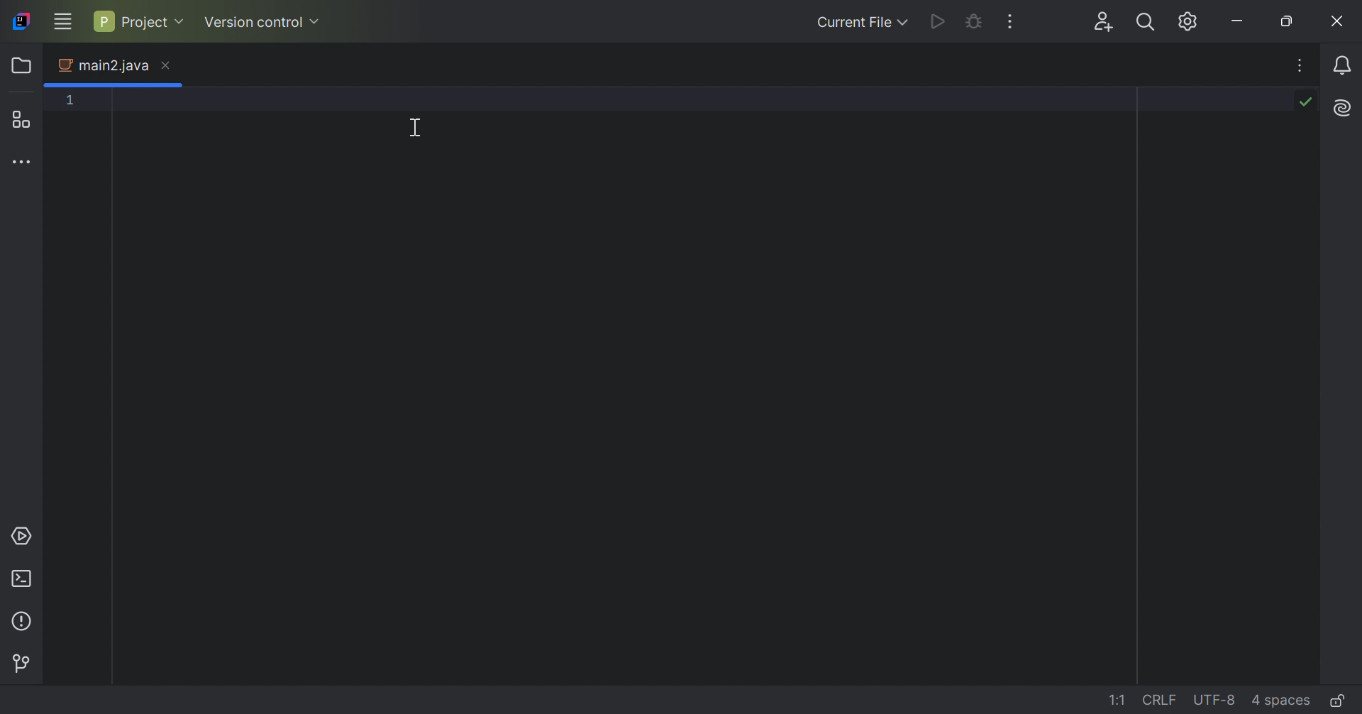  I want to click on More tool windows, so click(22, 163).